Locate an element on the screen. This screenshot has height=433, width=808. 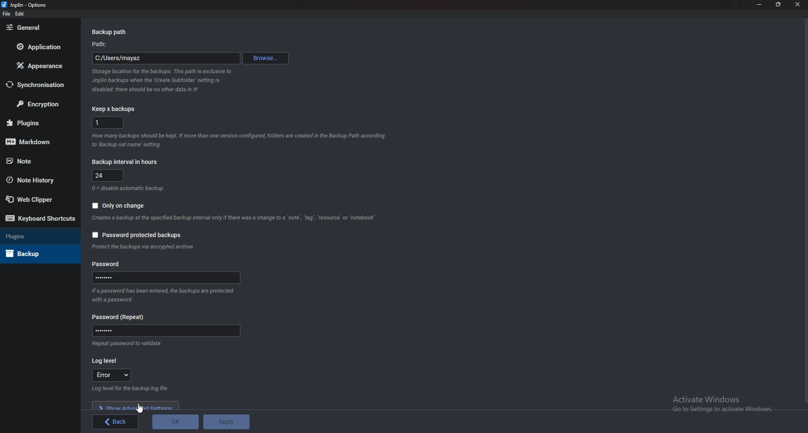
hours is located at coordinates (108, 176).